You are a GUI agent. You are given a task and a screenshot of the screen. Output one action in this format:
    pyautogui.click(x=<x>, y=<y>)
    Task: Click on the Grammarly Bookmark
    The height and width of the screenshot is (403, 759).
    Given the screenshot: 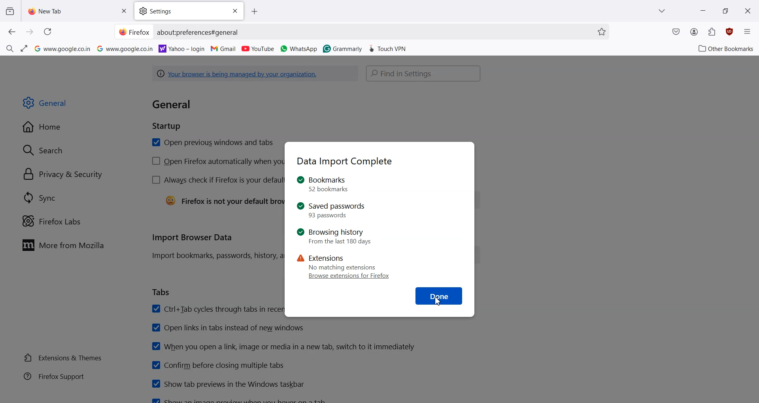 What is the action you would take?
    pyautogui.click(x=342, y=48)
    